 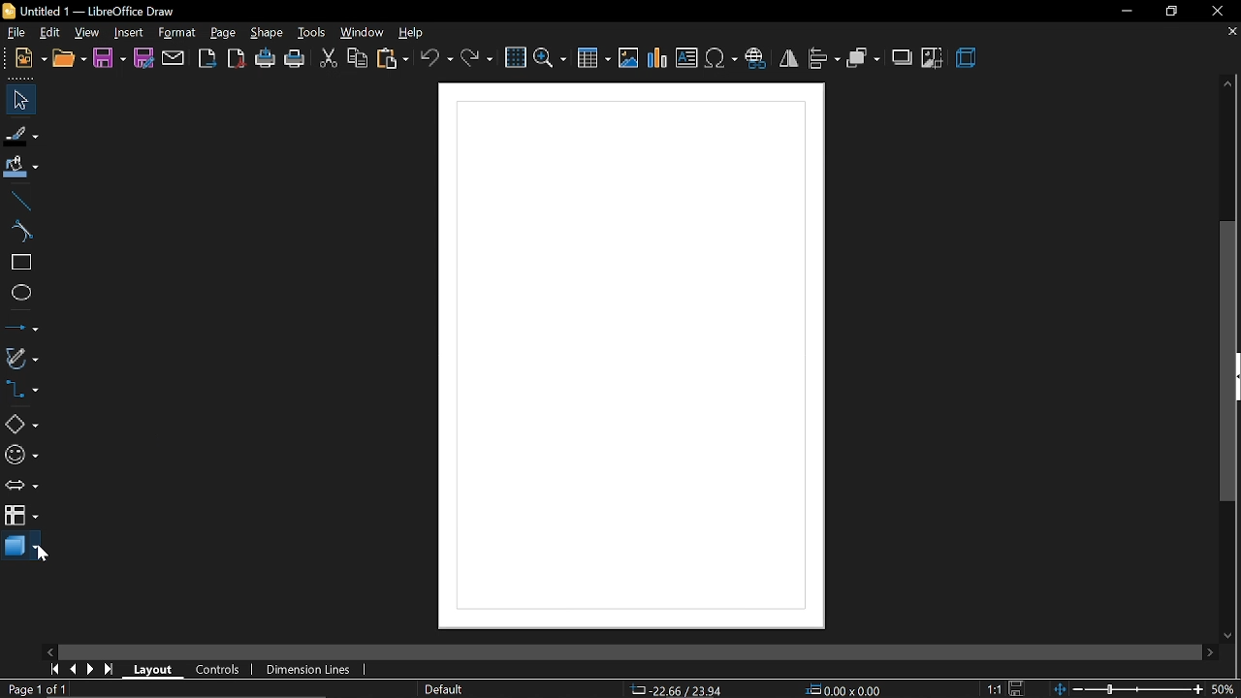 I want to click on insert table, so click(x=593, y=59).